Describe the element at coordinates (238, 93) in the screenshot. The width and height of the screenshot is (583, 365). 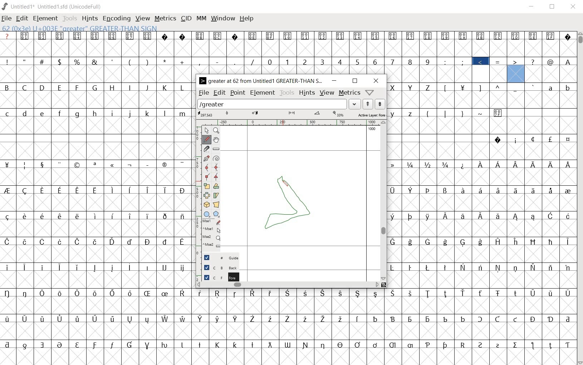
I see `point` at that location.